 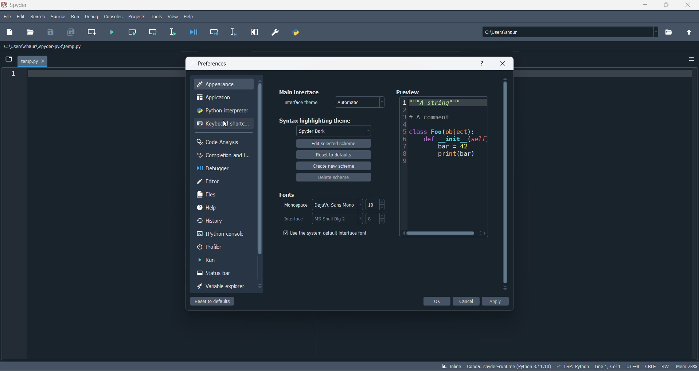 What do you see at coordinates (218, 247) in the screenshot?
I see `proflier` at bounding box center [218, 247].